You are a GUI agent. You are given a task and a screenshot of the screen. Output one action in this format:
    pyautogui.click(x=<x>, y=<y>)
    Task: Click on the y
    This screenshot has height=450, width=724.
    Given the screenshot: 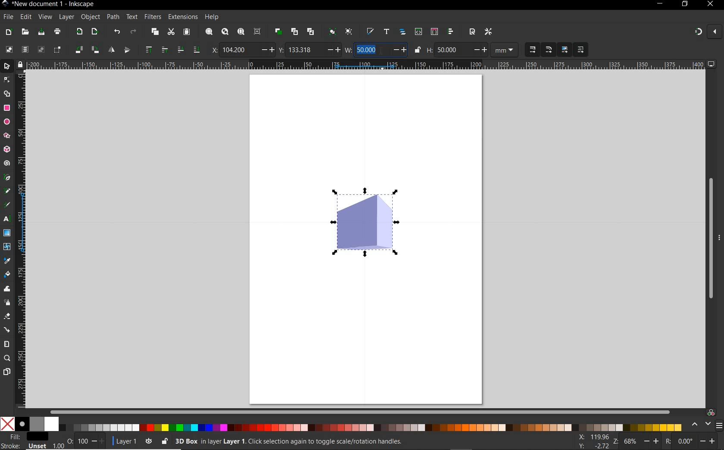 What is the action you would take?
    pyautogui.click(x=281, y=50)
    